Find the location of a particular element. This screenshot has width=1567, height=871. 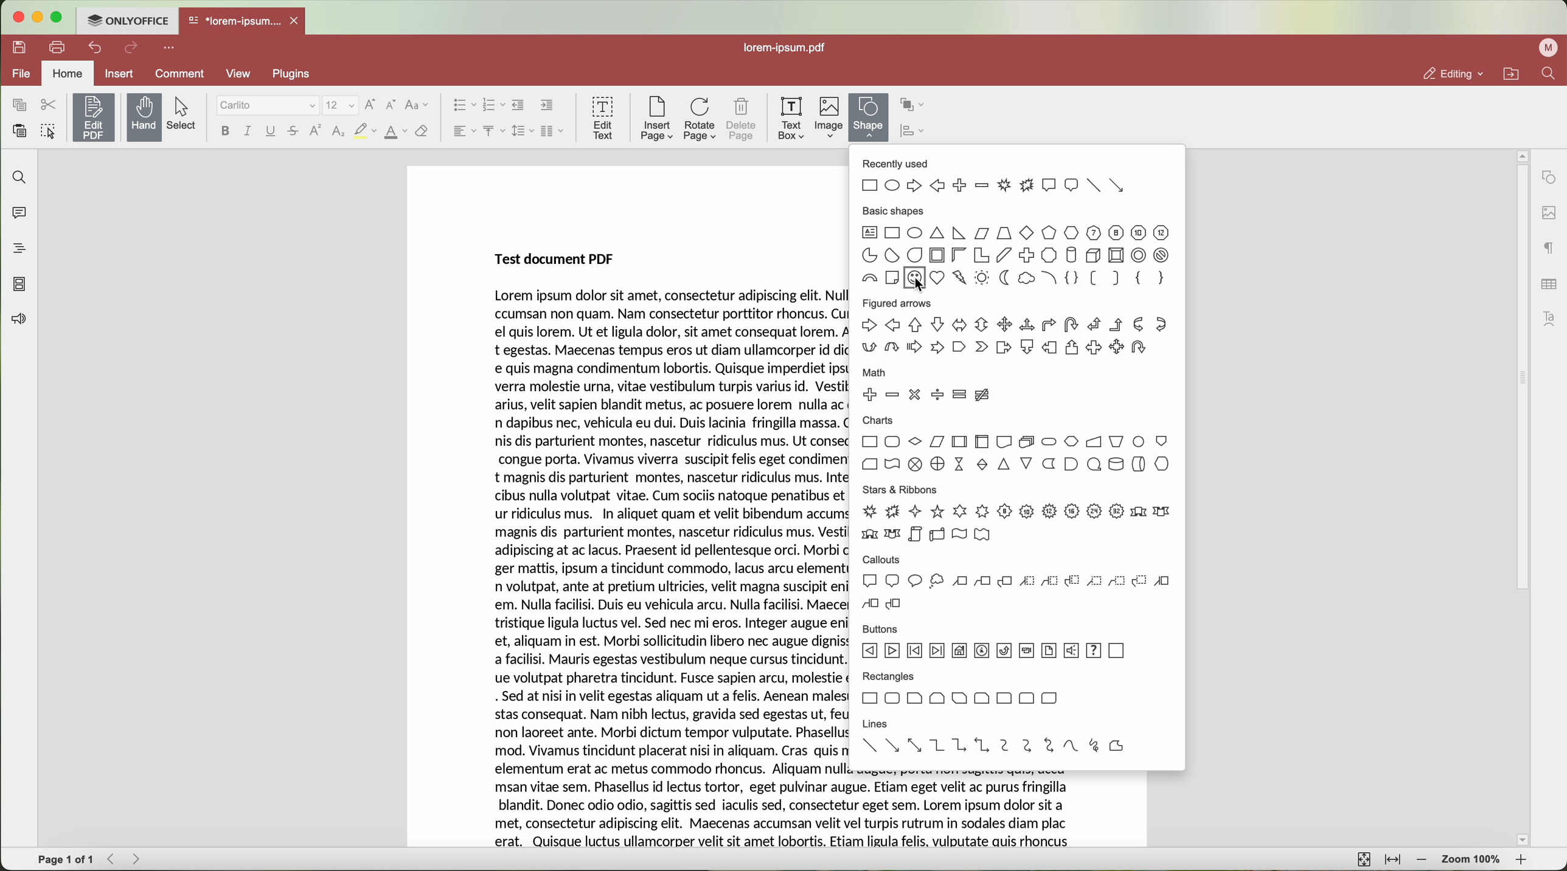

strikethrough is located at coordinates (295, 133).